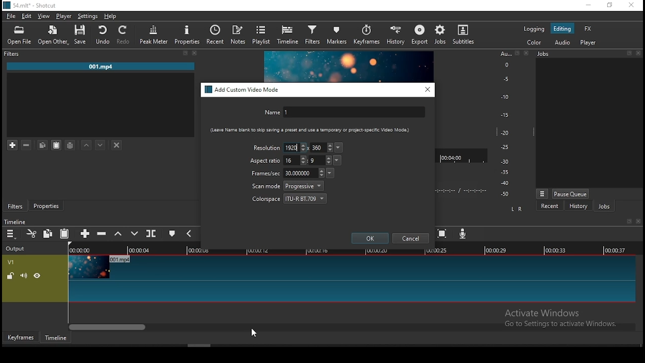  Describe the element at coordinates (42, 145) in the screenshot. I see `copy` at that location.